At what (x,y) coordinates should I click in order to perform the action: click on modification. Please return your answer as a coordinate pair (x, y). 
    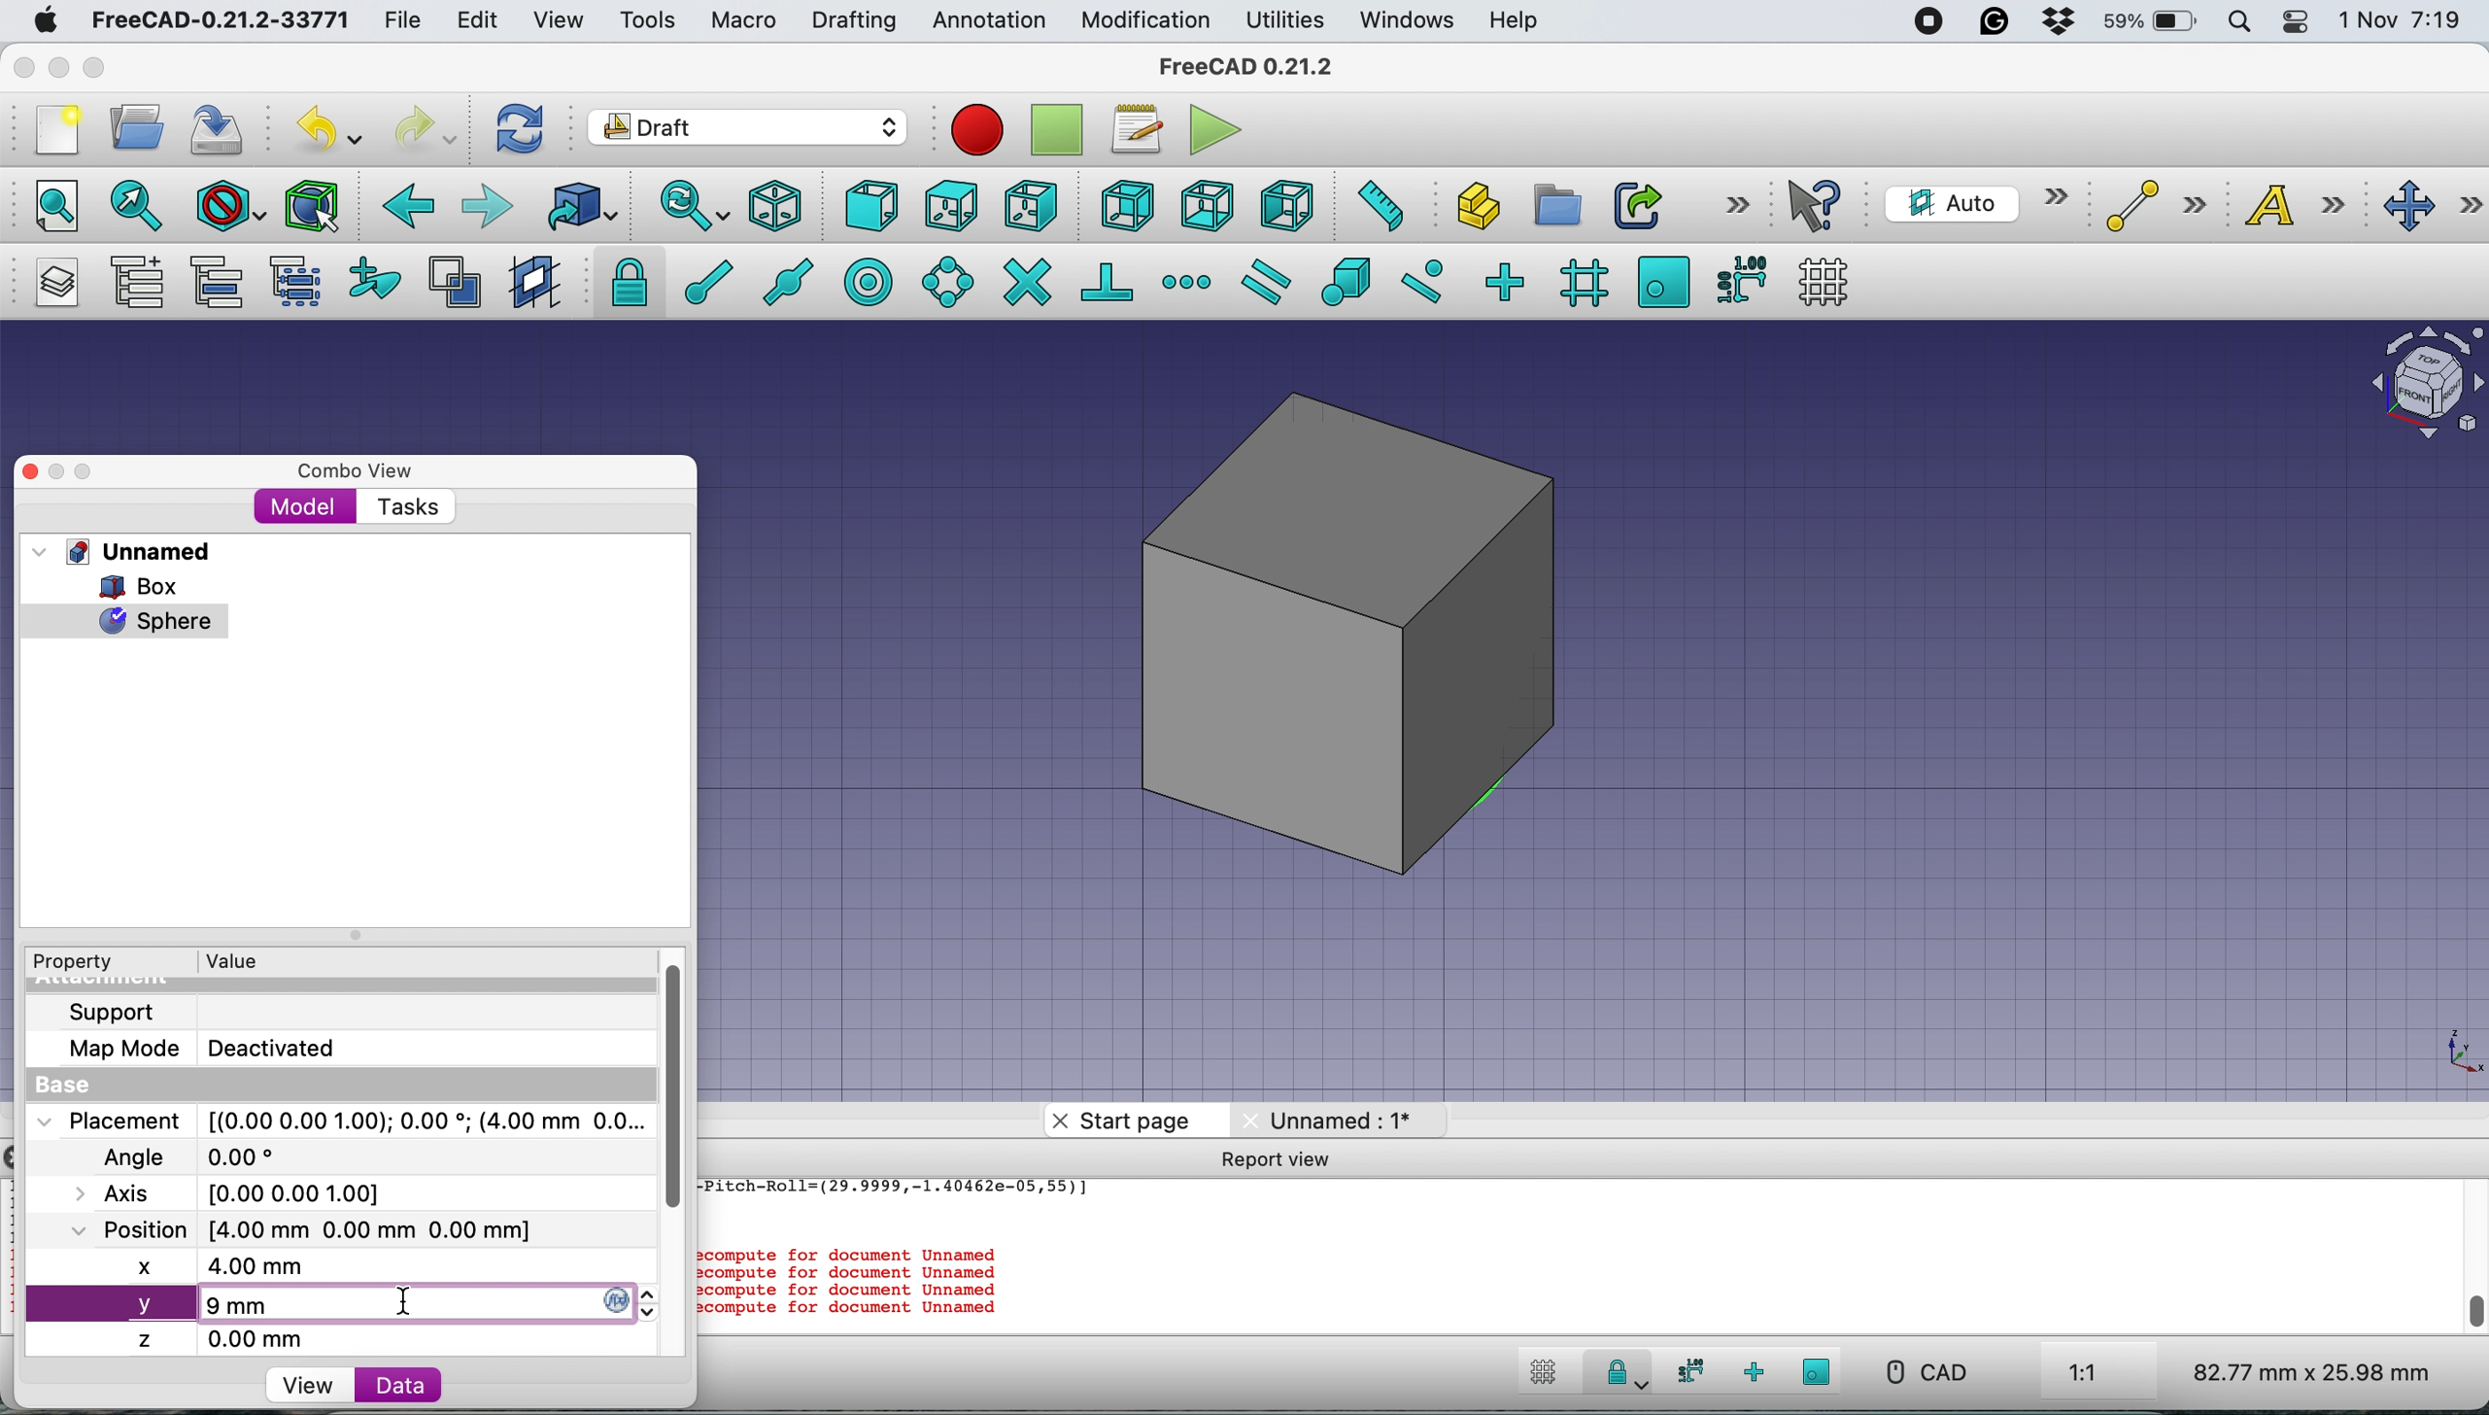
    Looking at the image, I should click on (1143, 21).